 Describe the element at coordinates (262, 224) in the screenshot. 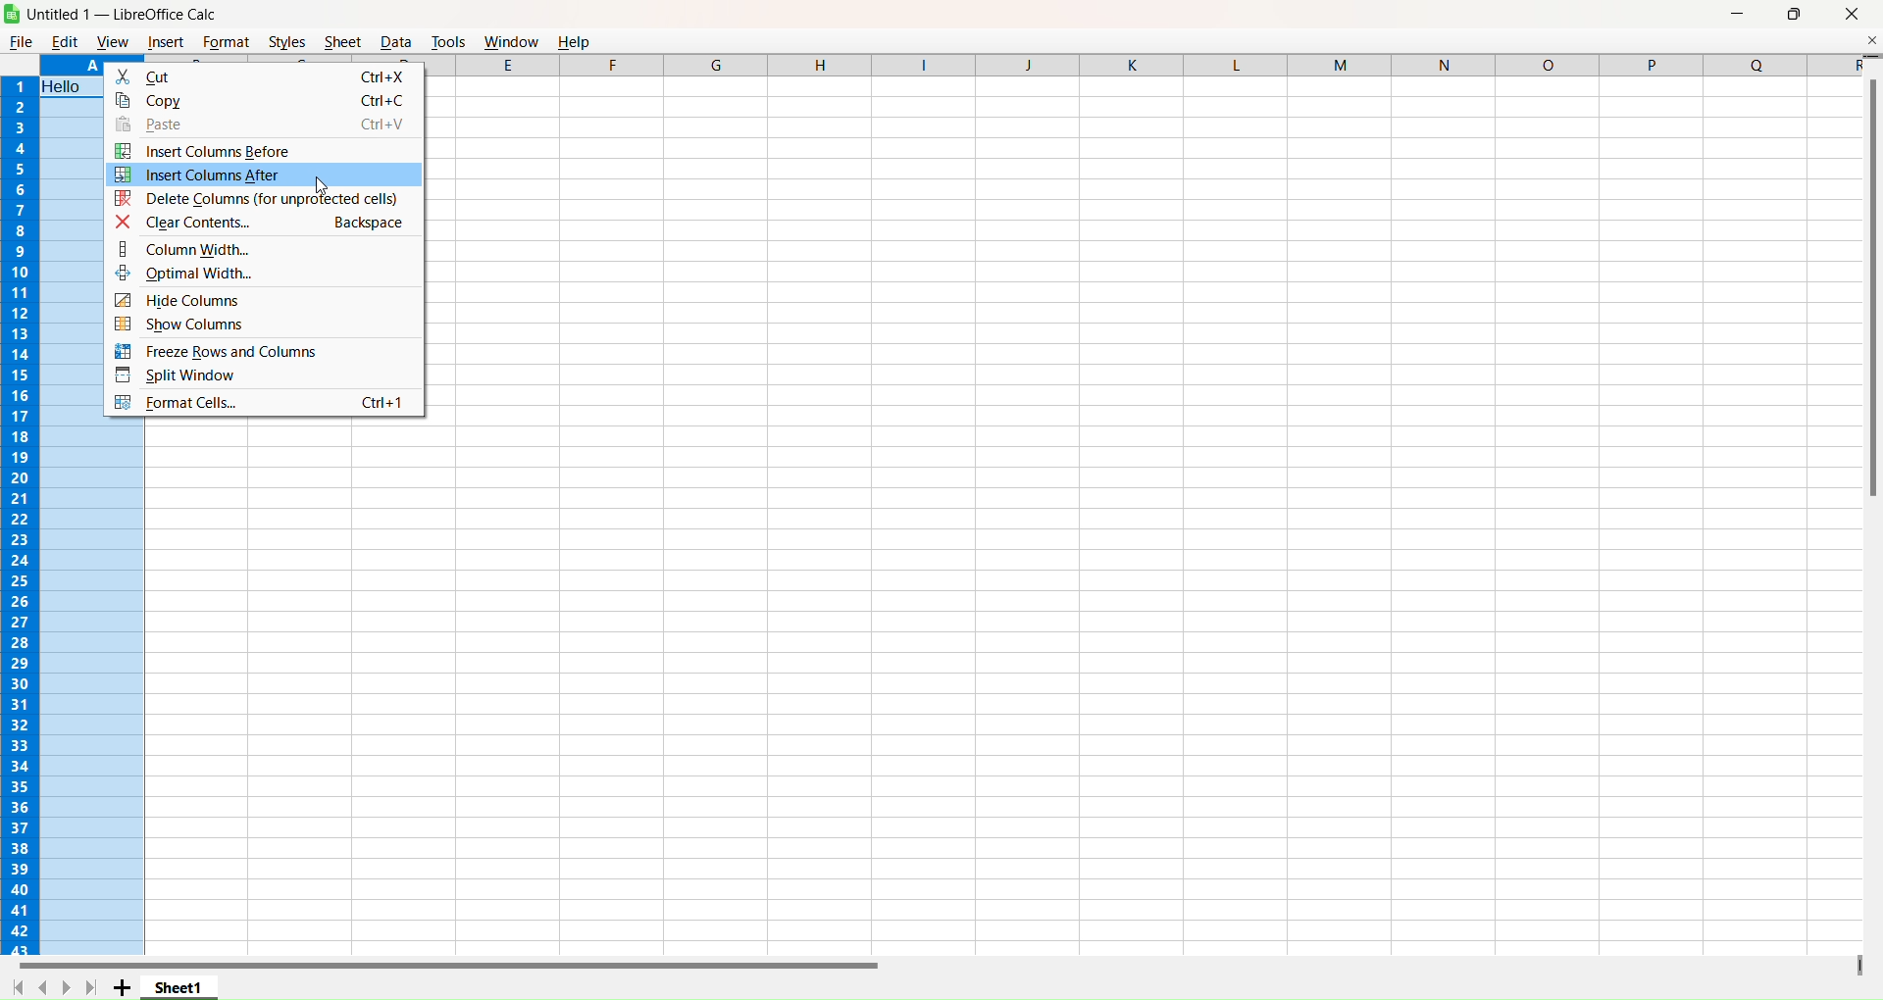

I see `Clear Contents` at that location.